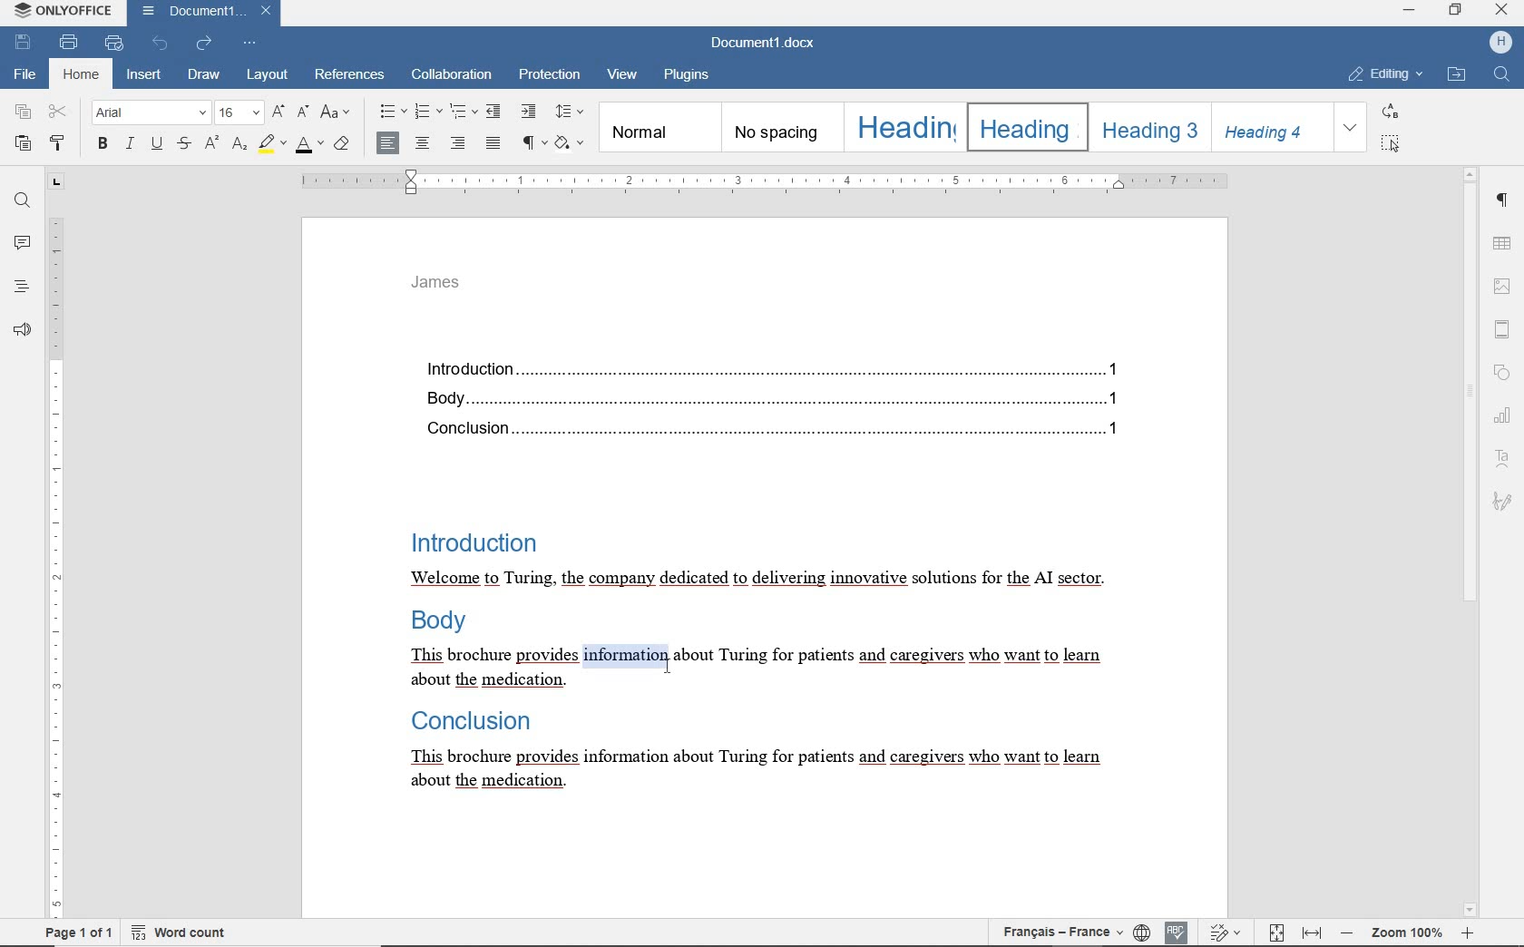 The image size is (1524, 947). Describe the element at coordinates (60, 11) in the screenshot. I see `SYSTEM NAME` at that location.